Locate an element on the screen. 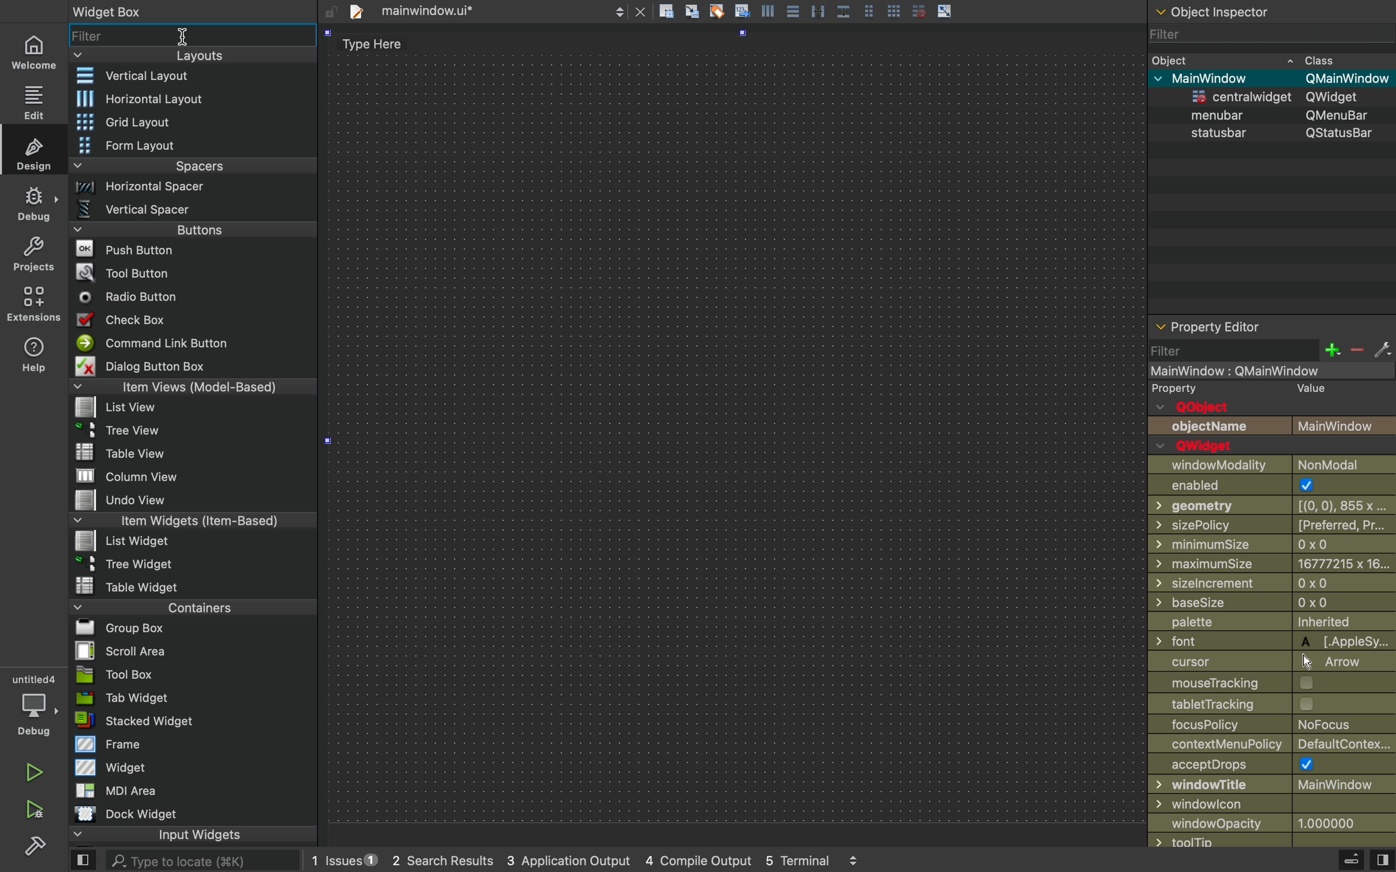  widget is located at coordinates (192, 768).